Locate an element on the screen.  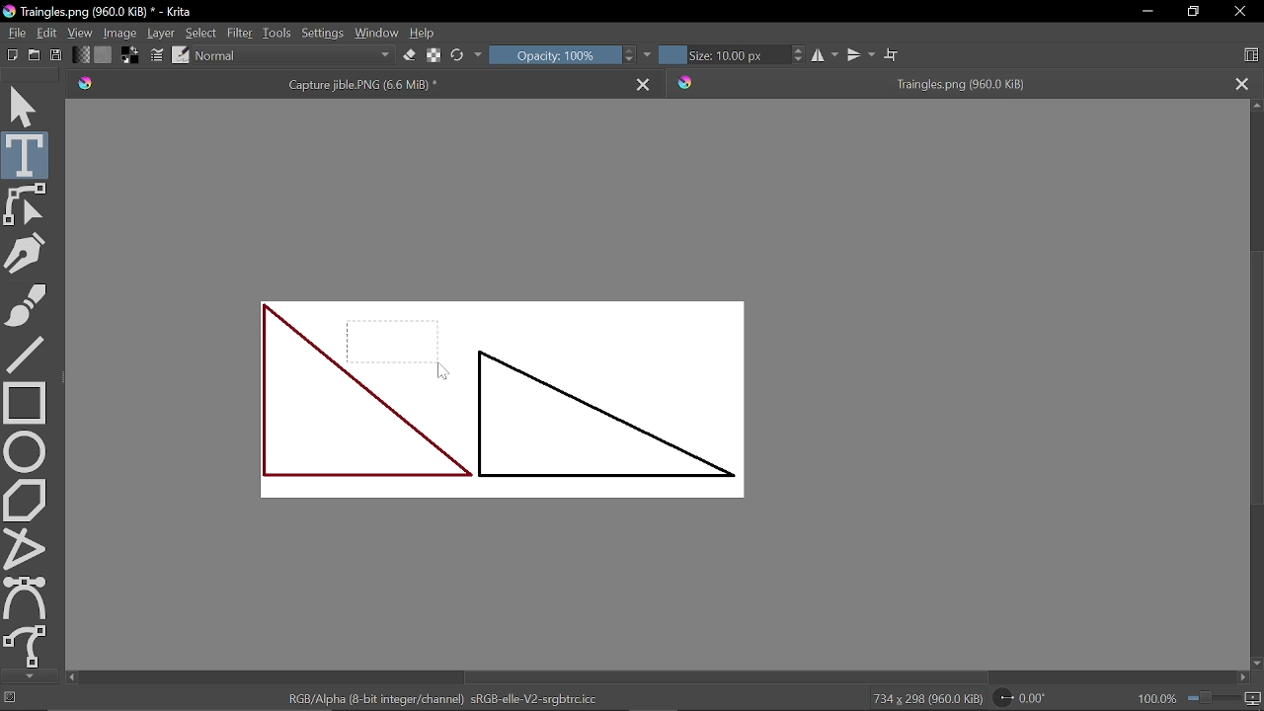
logo is located at coordinates (8, 12).